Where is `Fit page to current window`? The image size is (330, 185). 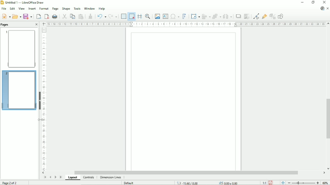
Fit page to current window is located at coordinates (283, 182).